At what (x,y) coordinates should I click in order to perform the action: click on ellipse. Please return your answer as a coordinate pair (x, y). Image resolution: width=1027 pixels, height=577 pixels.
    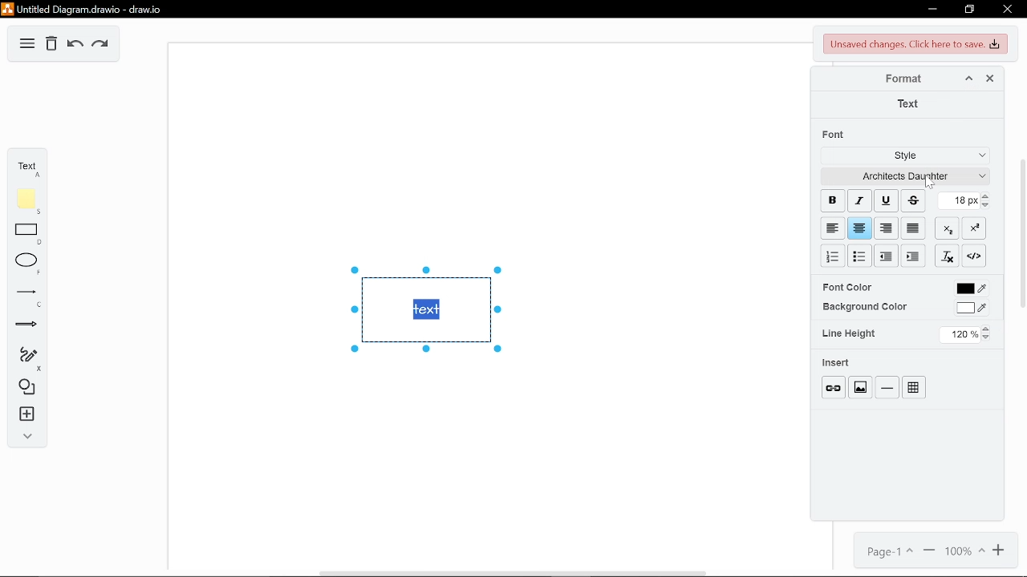
    Looking at the image, I should click on (24, 264).